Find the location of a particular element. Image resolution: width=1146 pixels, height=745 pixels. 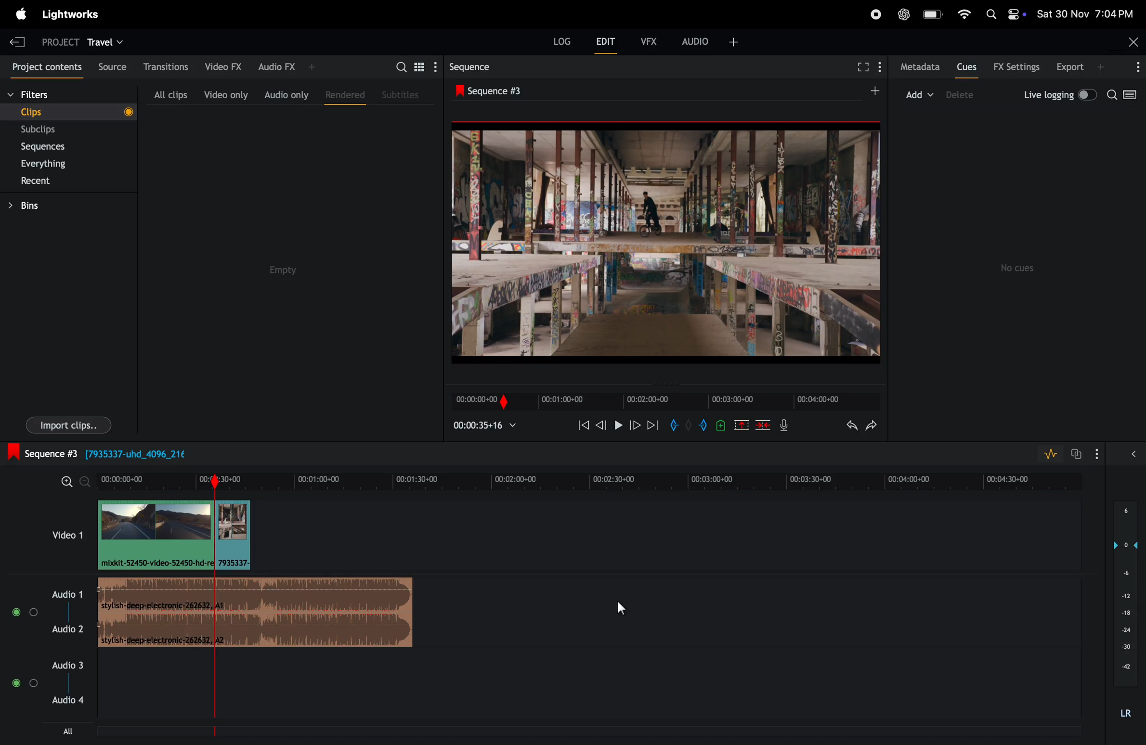

subclips is located at coordinates (53, 129).